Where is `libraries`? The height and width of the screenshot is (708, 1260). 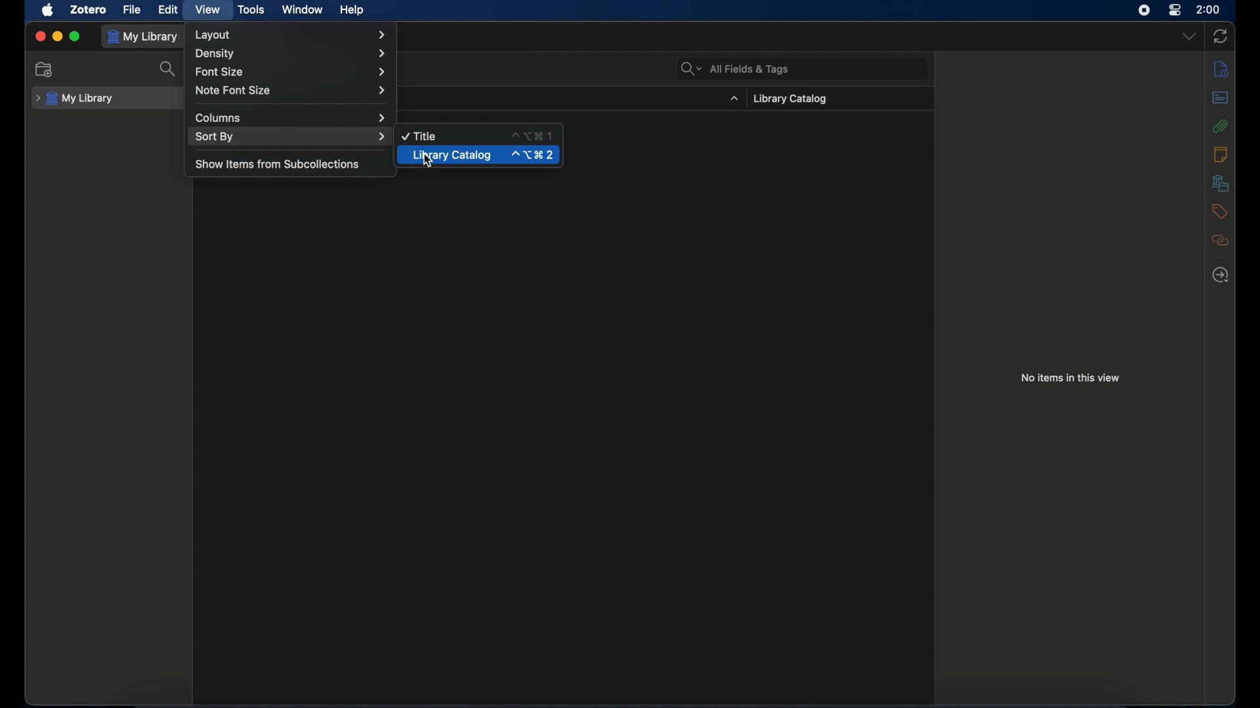
libraries is located at coordinates (1221, 184).